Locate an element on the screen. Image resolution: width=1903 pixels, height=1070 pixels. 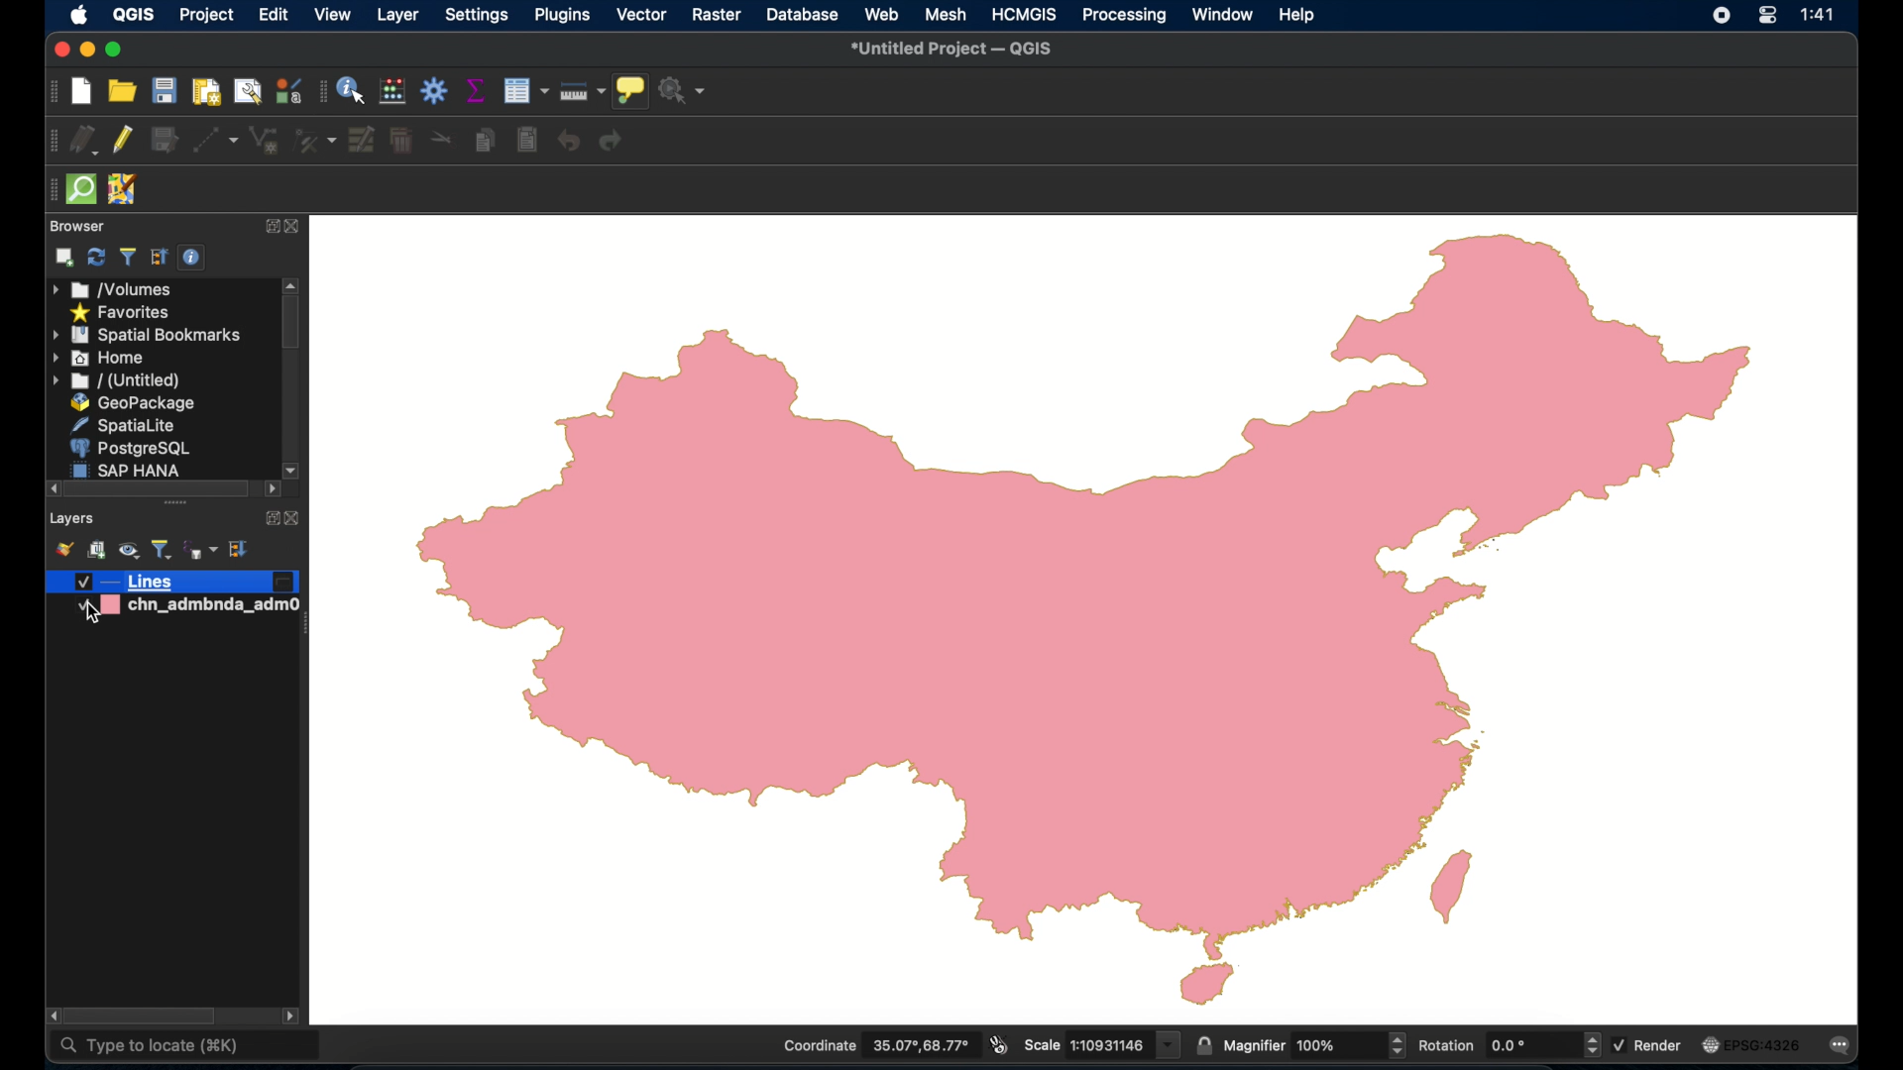
current crs is located at coordinates (1754, 1043).